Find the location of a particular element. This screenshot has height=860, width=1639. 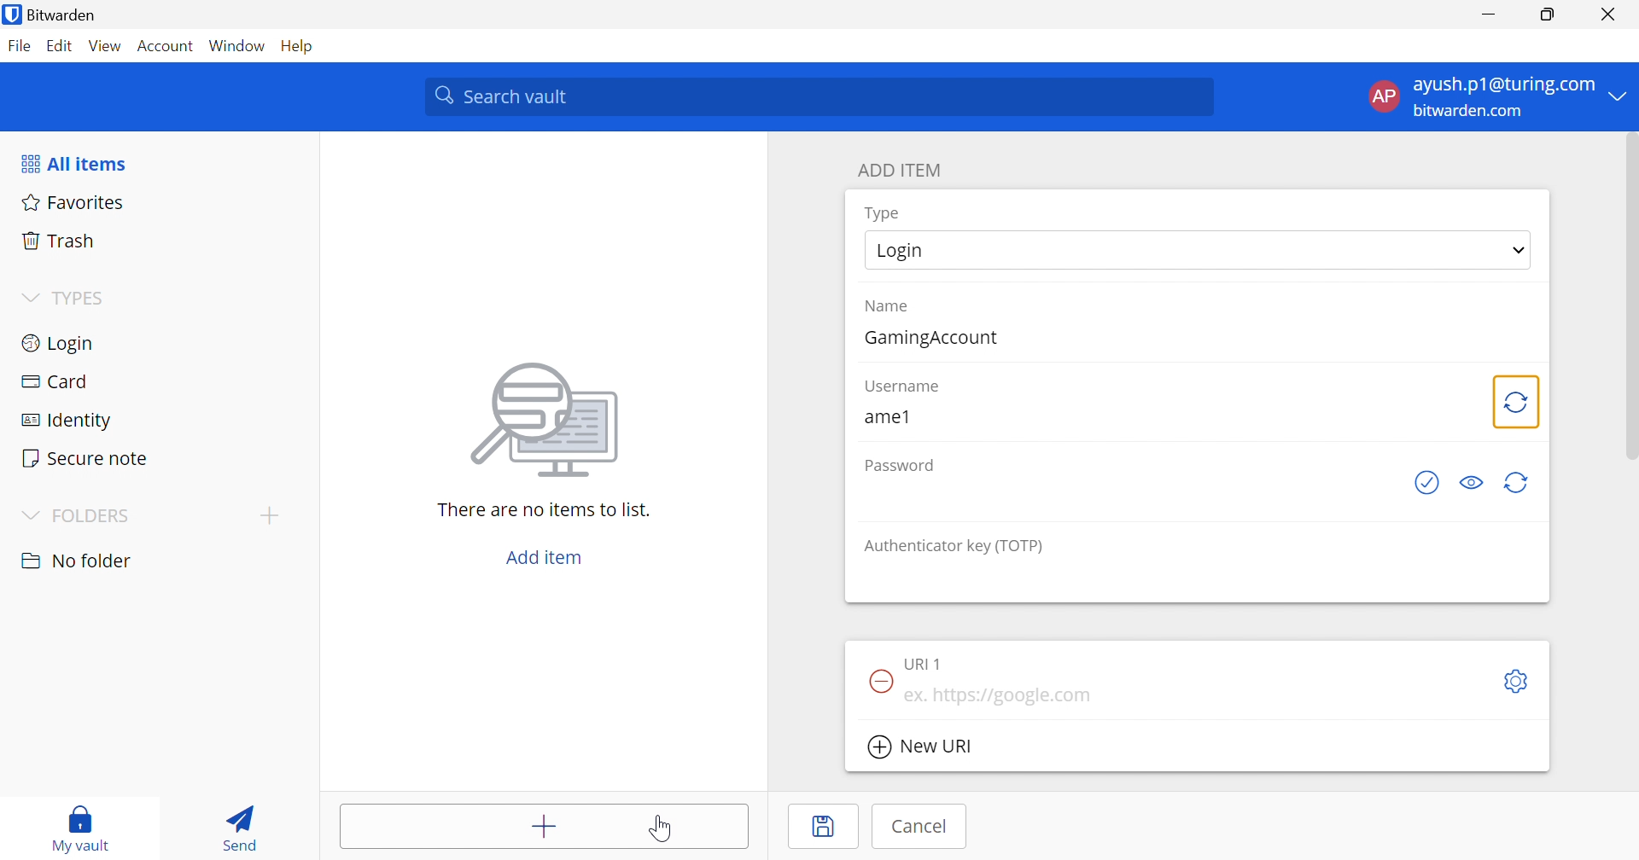

Password is located at coordinates (897, 467).